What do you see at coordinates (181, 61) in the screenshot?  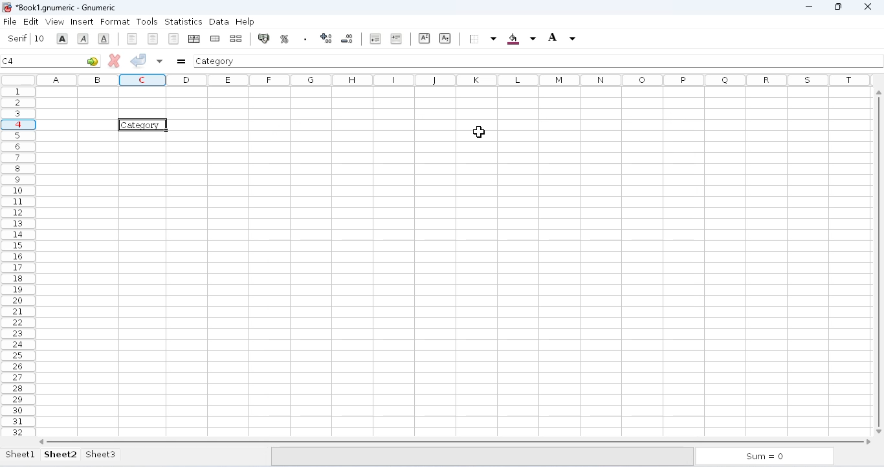 I see `enter formula` at bounding box center [181, 61].